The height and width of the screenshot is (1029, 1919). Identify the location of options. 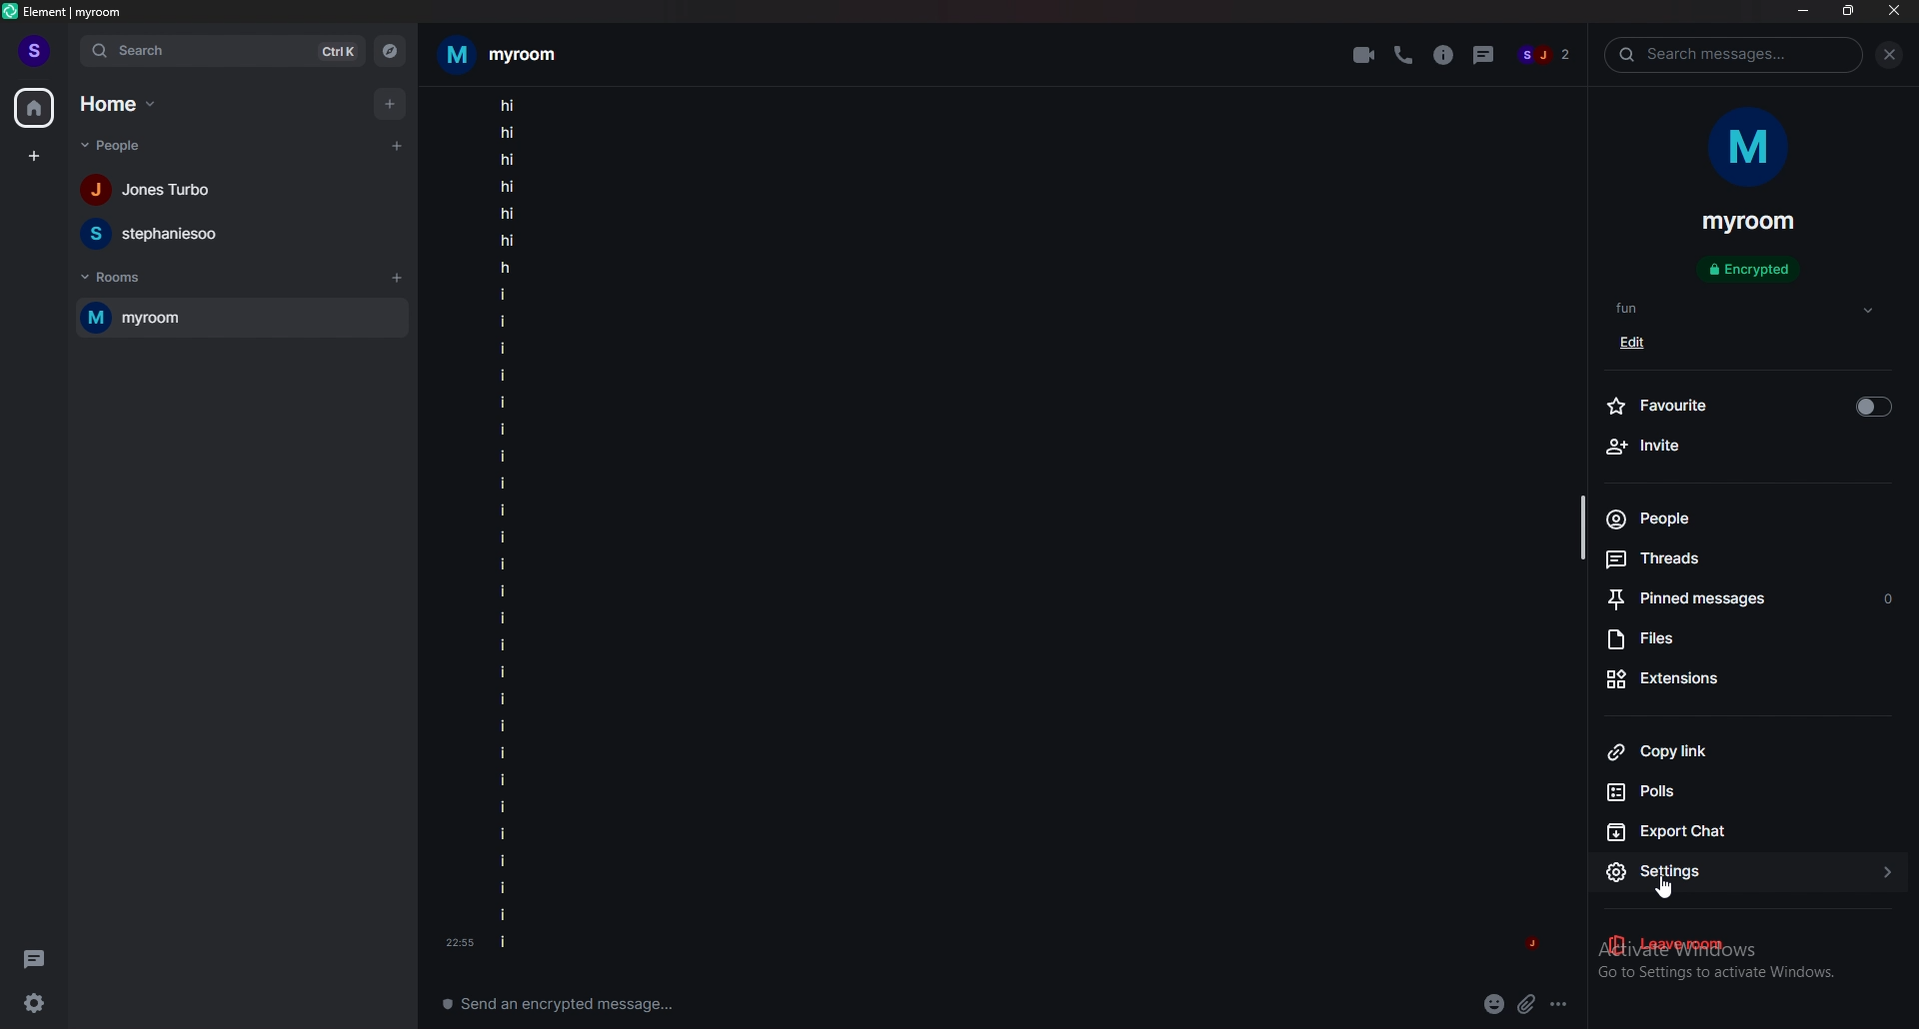
(1562, 1003).